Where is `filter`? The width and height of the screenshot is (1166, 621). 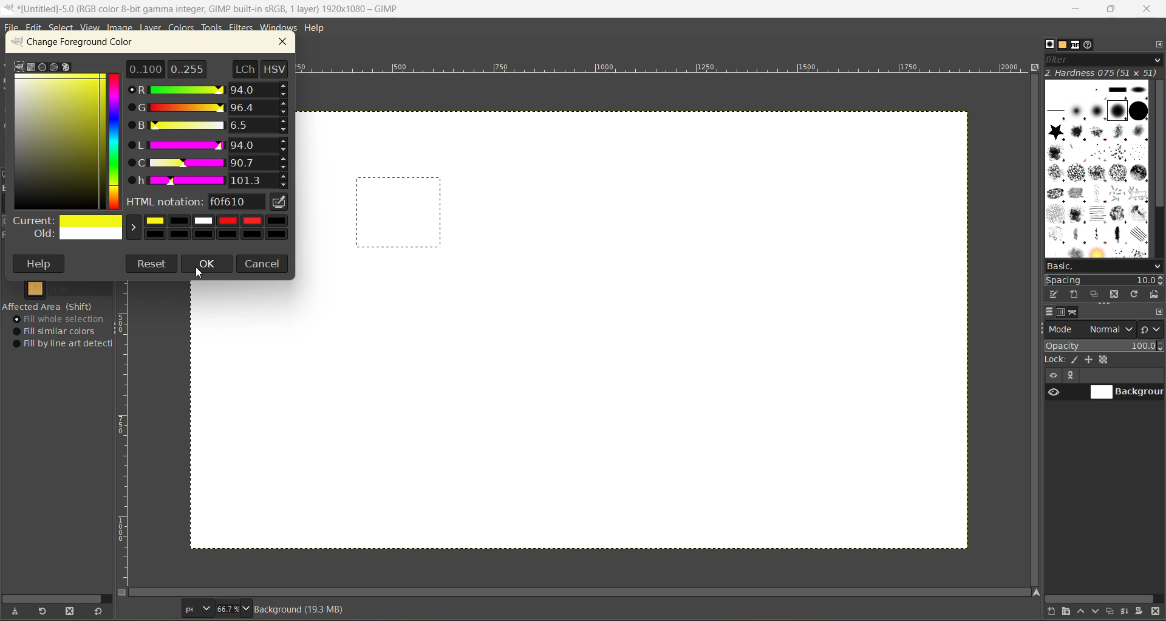 filter is located at coordinates (1105, 61).